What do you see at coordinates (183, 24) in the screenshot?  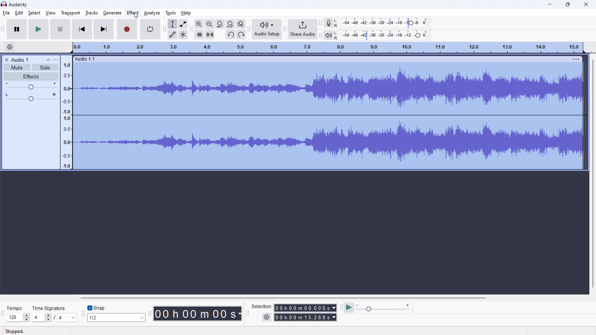 I see `envelop tool` at bounding box center [183, 24].